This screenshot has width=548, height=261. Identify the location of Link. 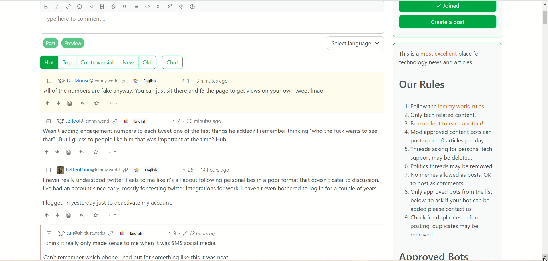
(116, 121).